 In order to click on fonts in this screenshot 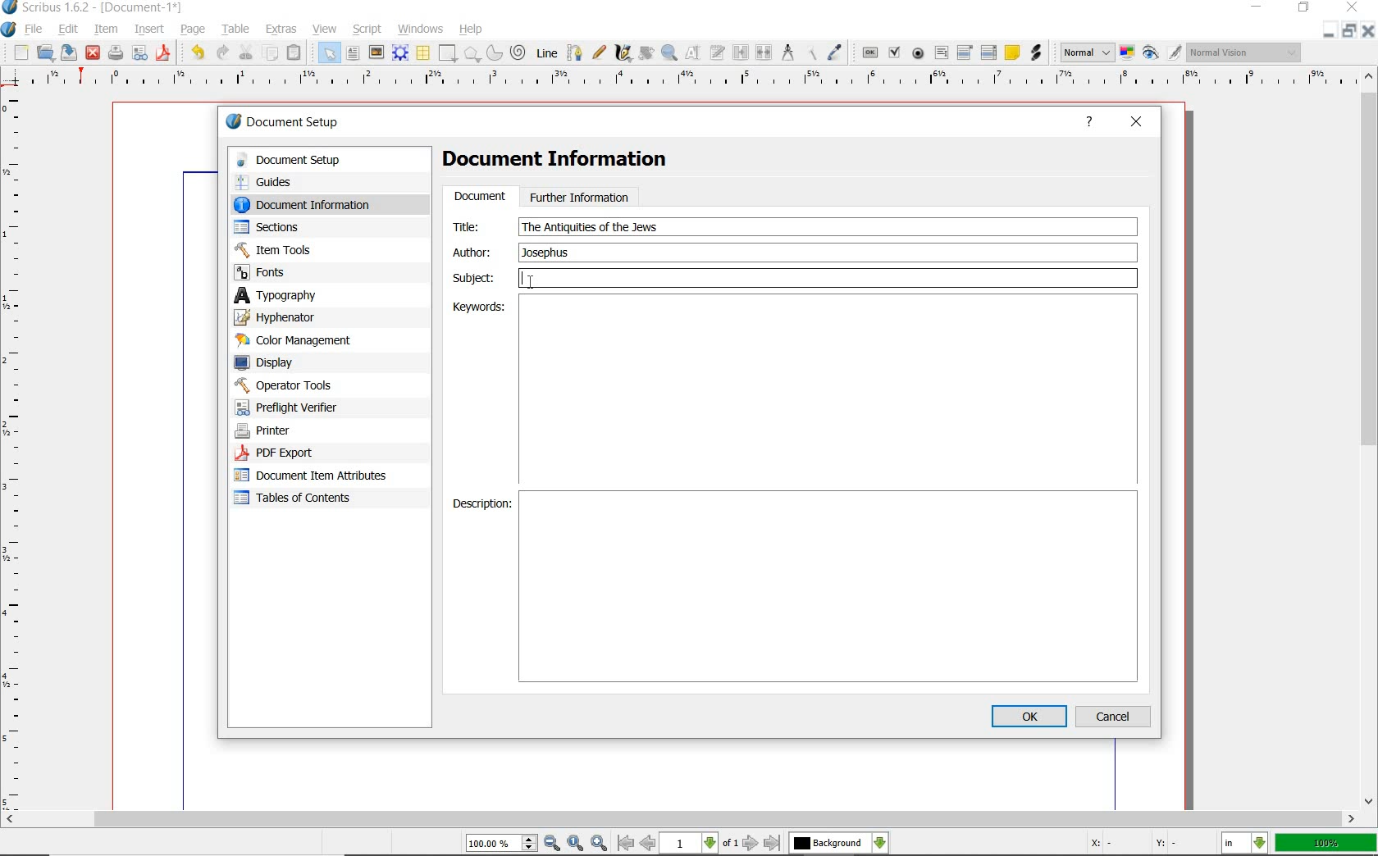, I will do `click(311, 273)`.